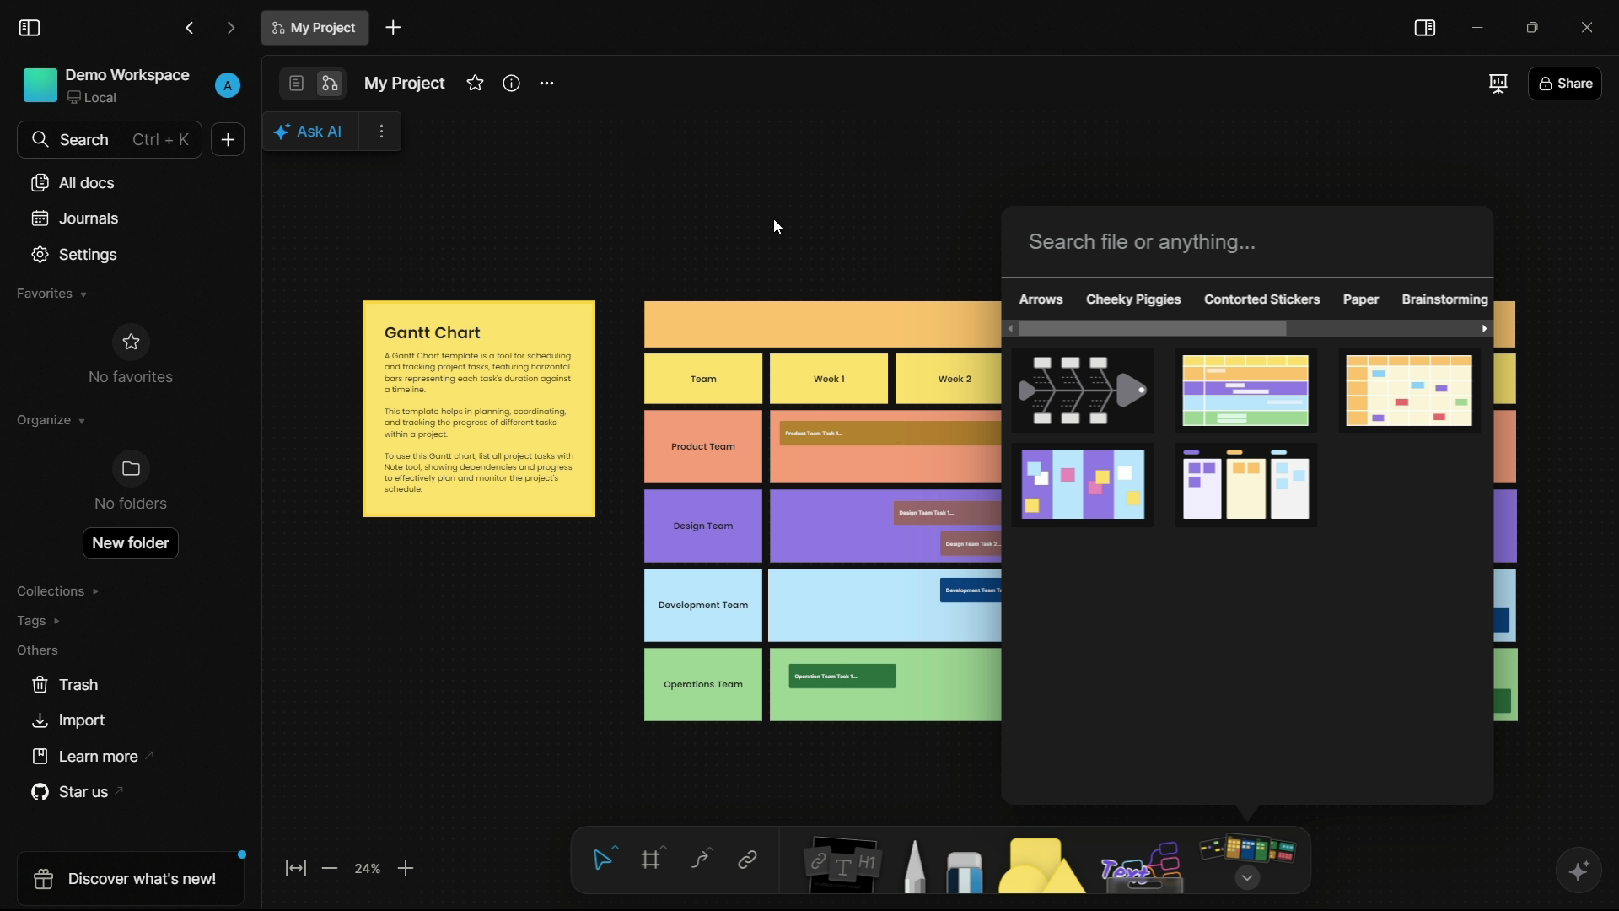  Describe the element at coordinates (76, 255) in the screenshot. I see `settings` at that location.